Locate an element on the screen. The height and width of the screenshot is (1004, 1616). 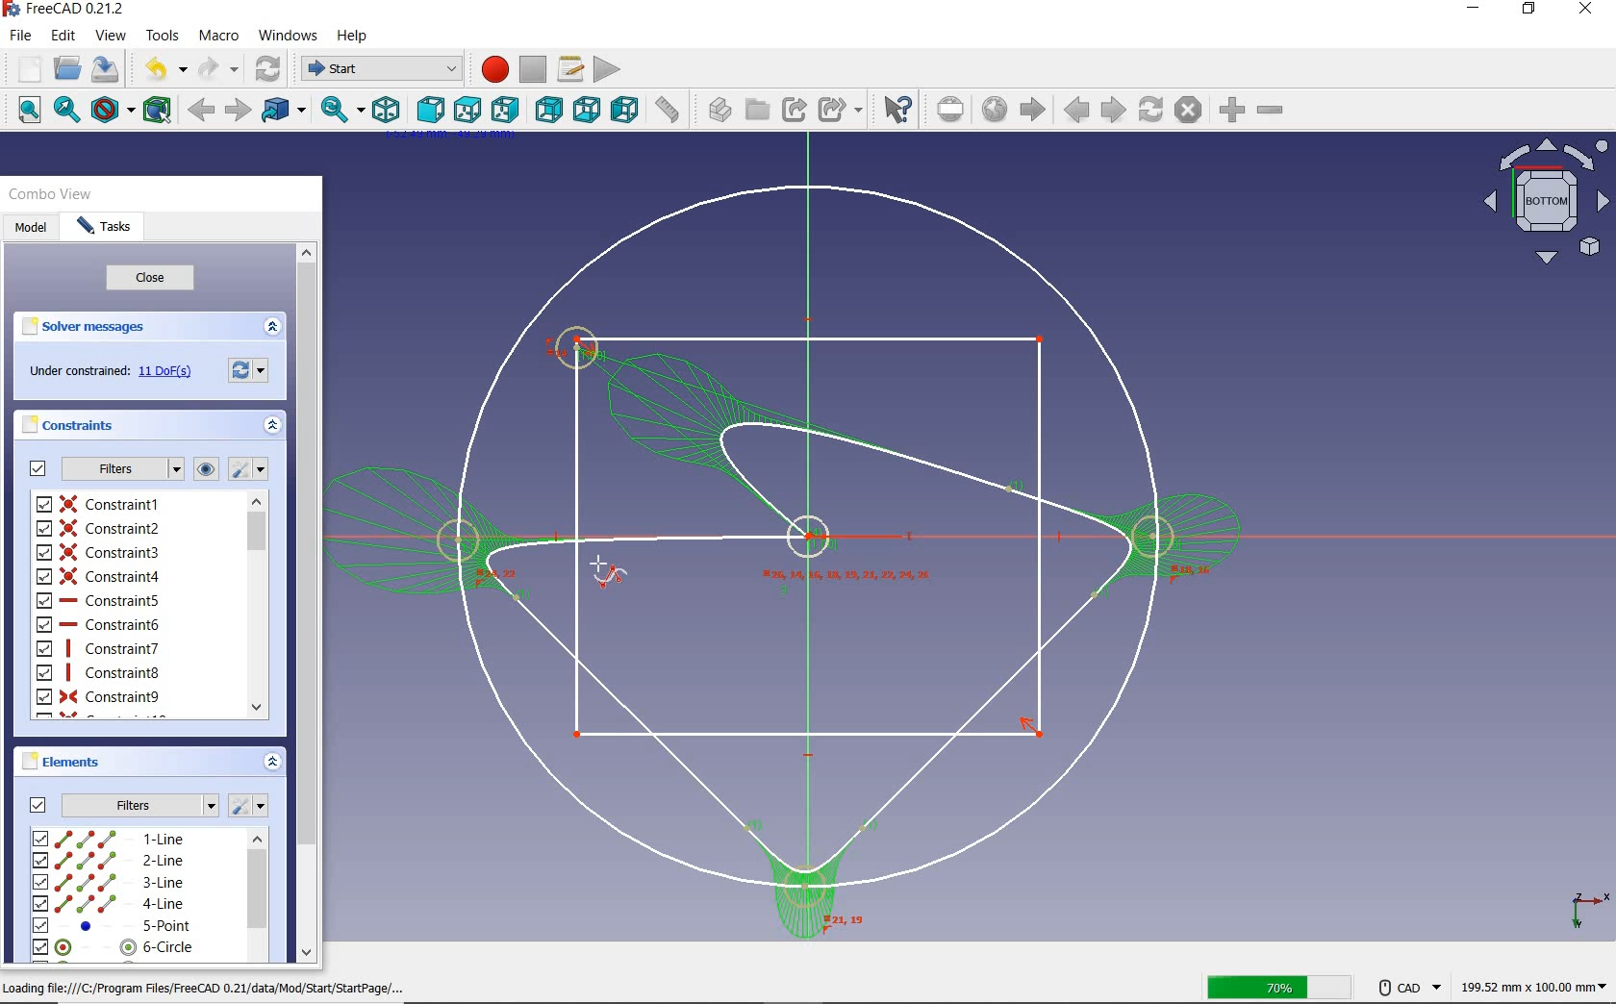
tools is located at coordinates (163, 34).